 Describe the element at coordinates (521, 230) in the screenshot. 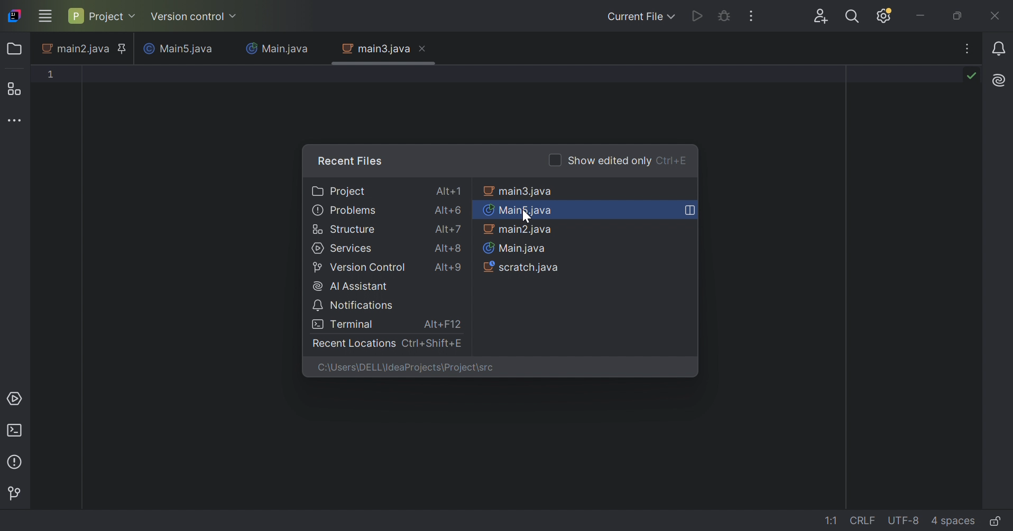

I see `main2.java` at that location.